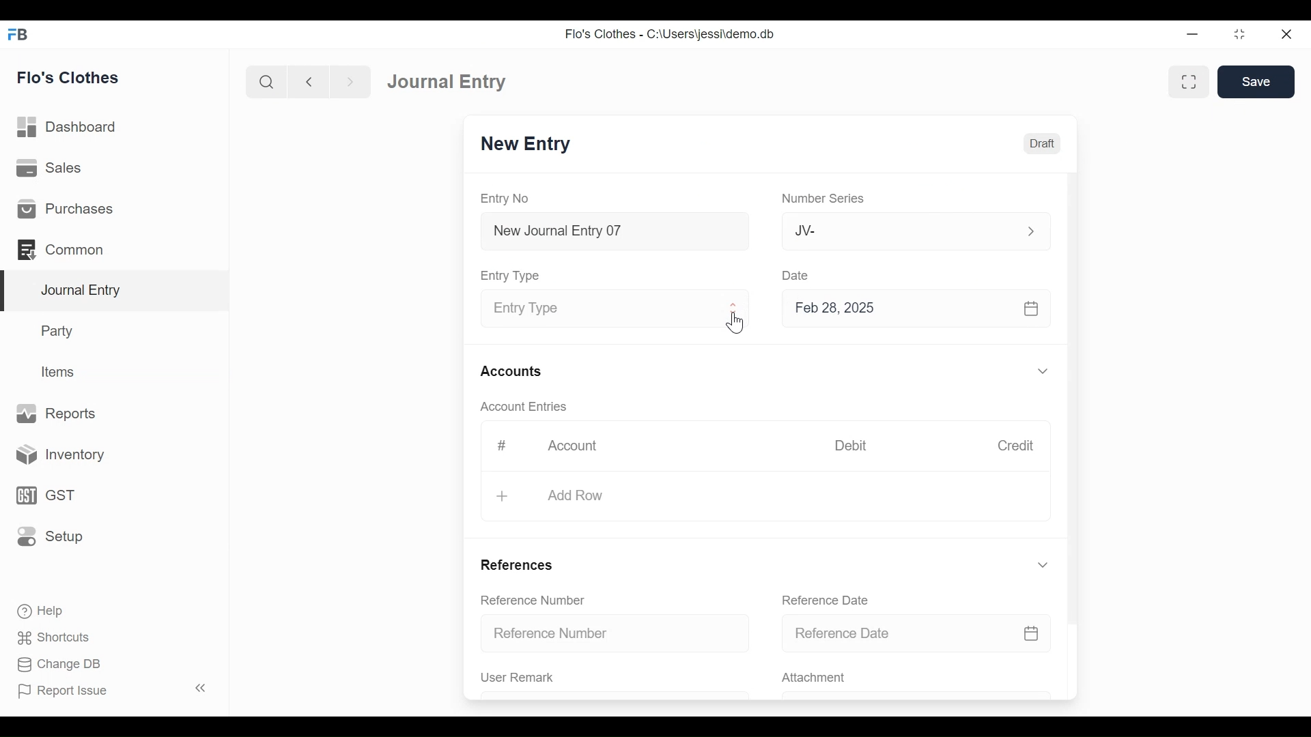  What do you see at coordinates (604, 309) in the screenshot?
I see `Entry Type` at bounding box center [604, 309].